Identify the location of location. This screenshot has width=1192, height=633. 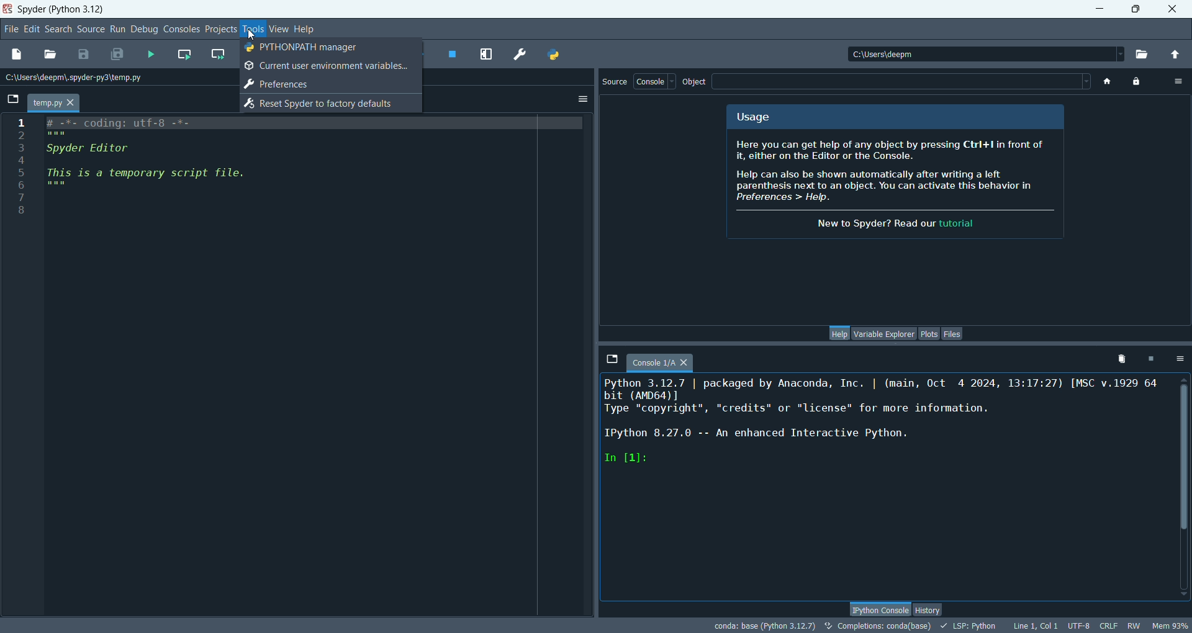
(987, 53).